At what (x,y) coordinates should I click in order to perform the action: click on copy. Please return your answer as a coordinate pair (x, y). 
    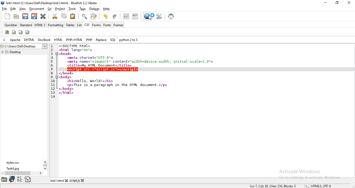
    Looking at the image, I should click on (64, 16).